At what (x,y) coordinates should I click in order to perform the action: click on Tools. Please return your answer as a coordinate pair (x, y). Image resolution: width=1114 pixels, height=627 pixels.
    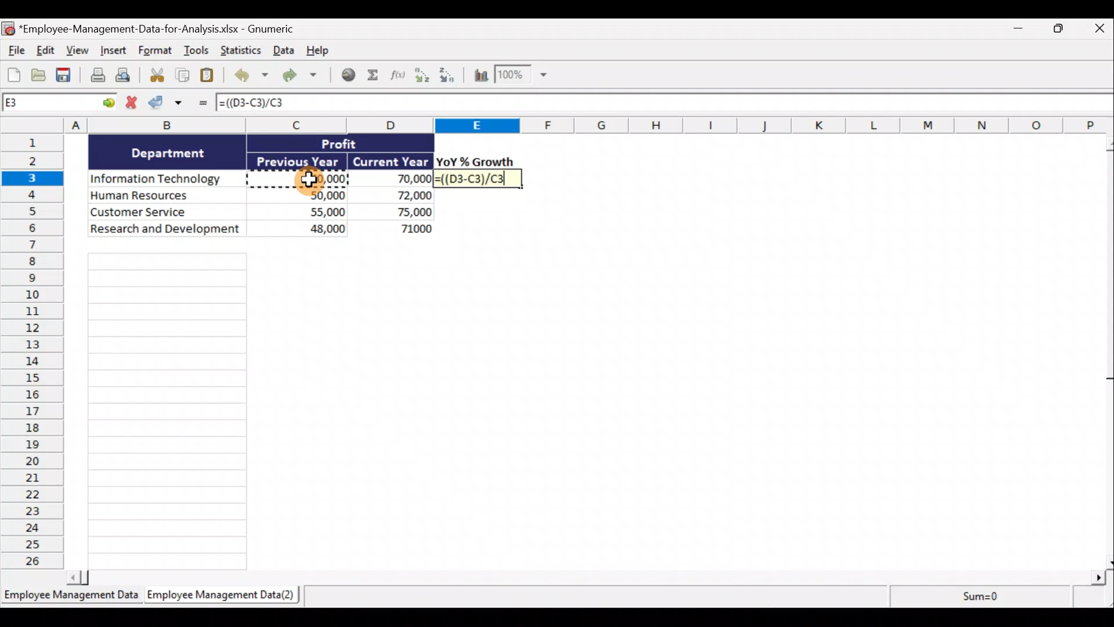
    Looking at the image, I should click on (198, 52).